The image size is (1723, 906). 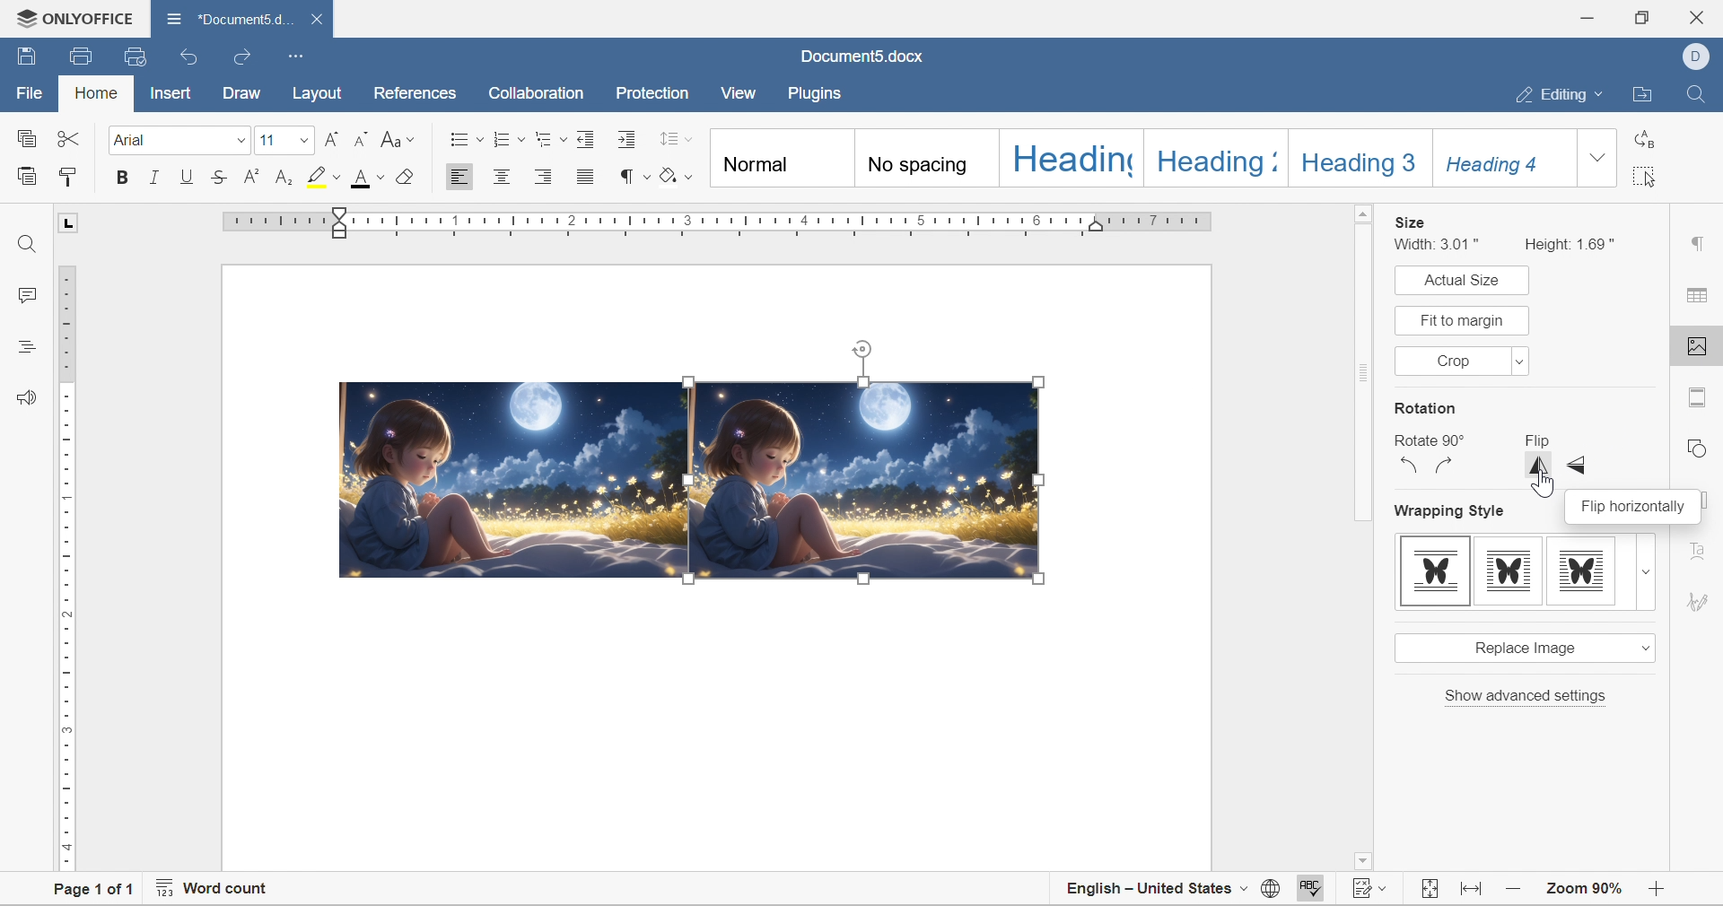 I want to click on cursor, so click(x=1543, y=486).